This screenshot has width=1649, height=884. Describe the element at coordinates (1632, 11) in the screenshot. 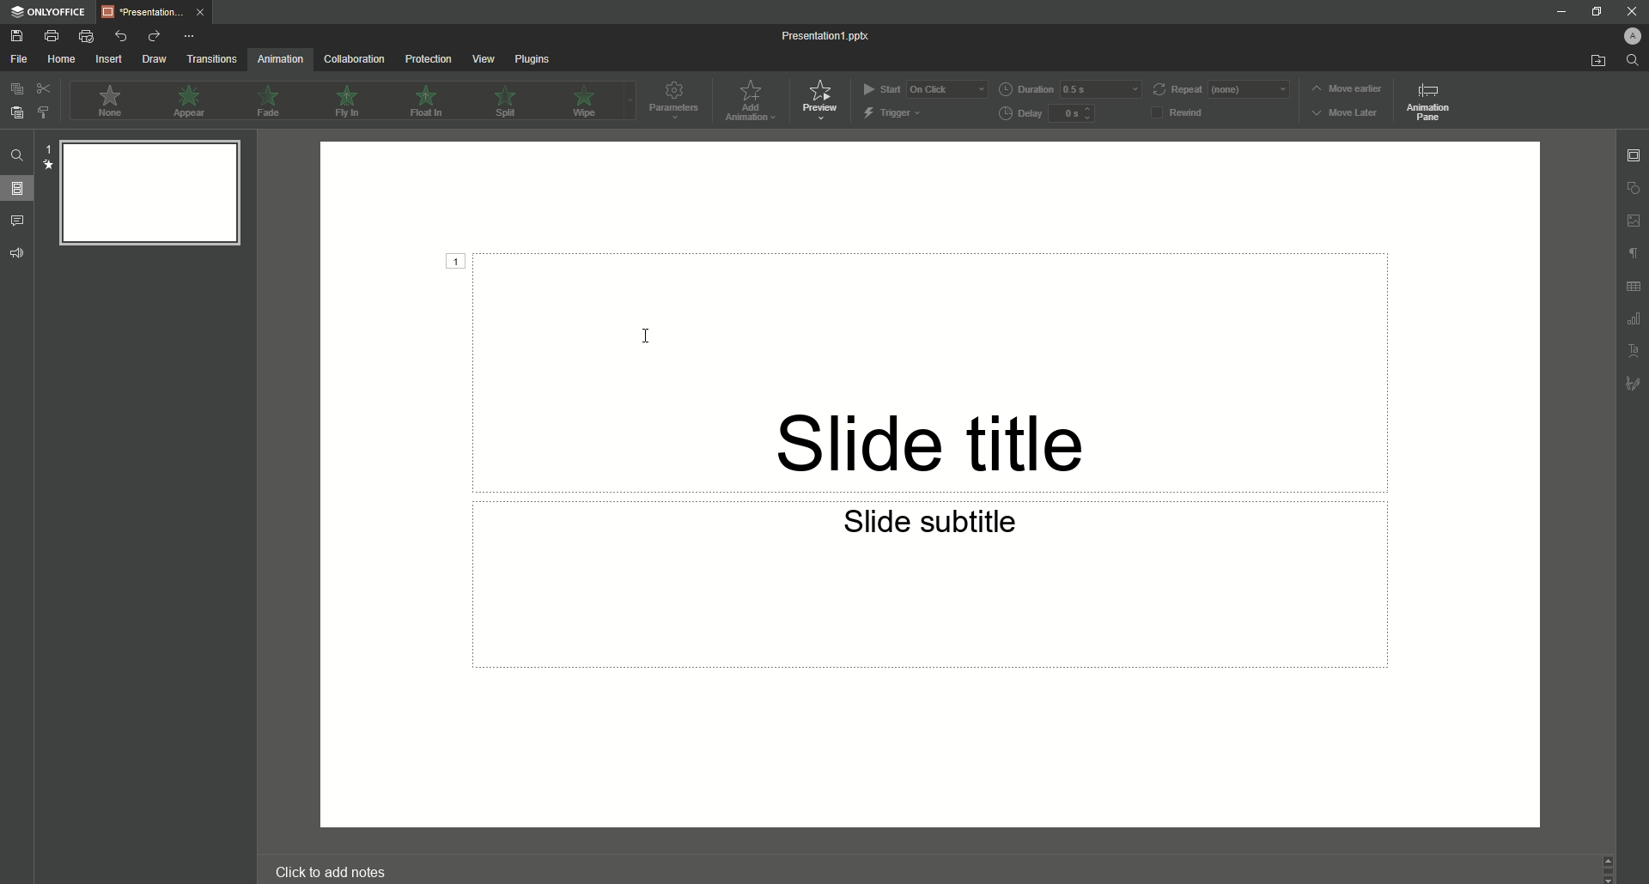

I see `Close` at that location.